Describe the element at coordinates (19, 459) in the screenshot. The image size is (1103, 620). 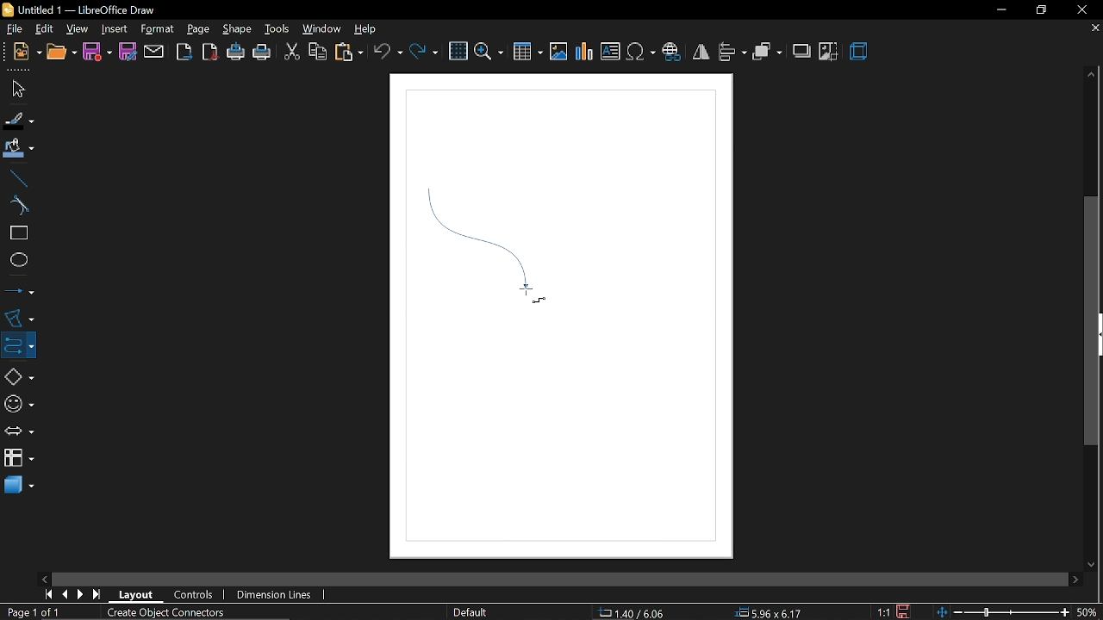
I see `flowchart` at that location.